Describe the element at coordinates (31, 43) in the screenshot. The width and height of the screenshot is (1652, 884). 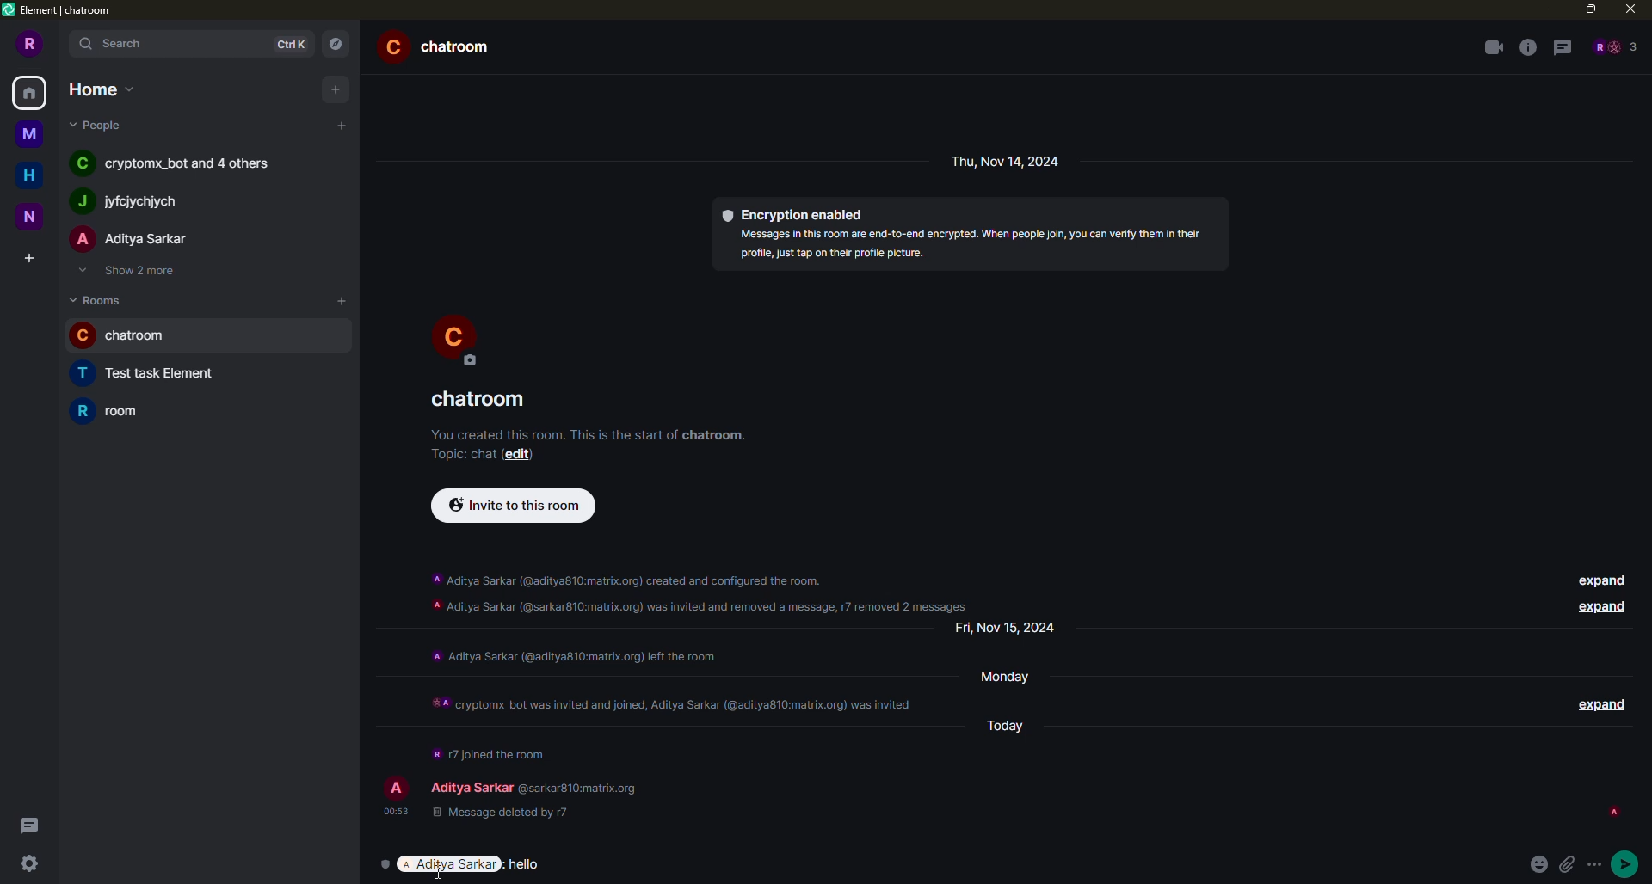
I see `profile` at that location.